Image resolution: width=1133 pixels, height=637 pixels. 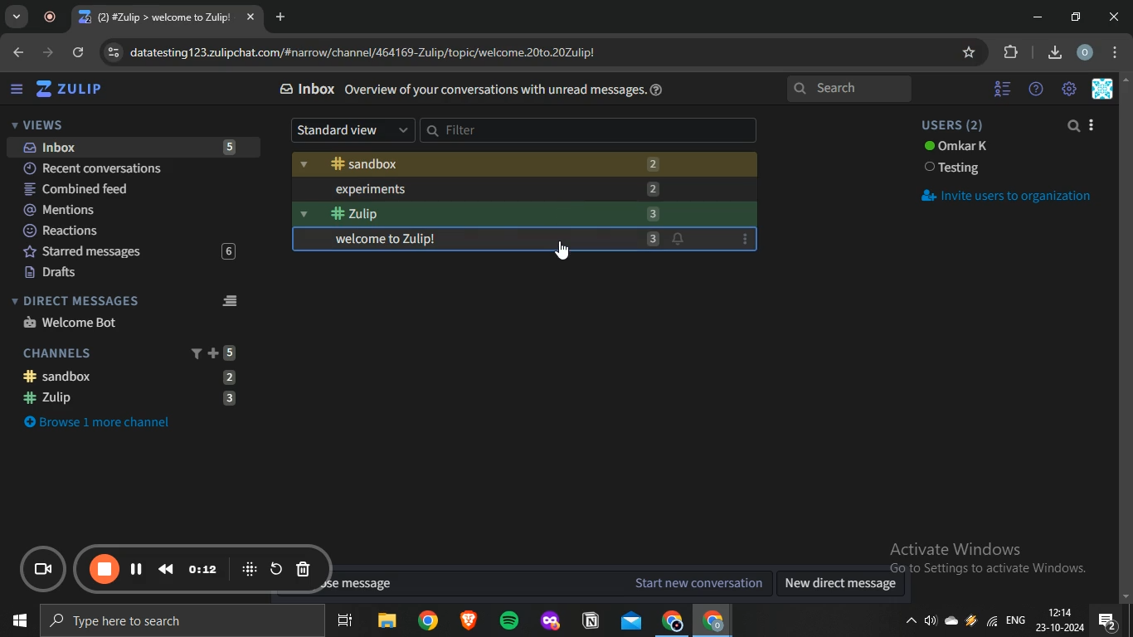 I want to click on restore window, so click(x=1077, y=17).